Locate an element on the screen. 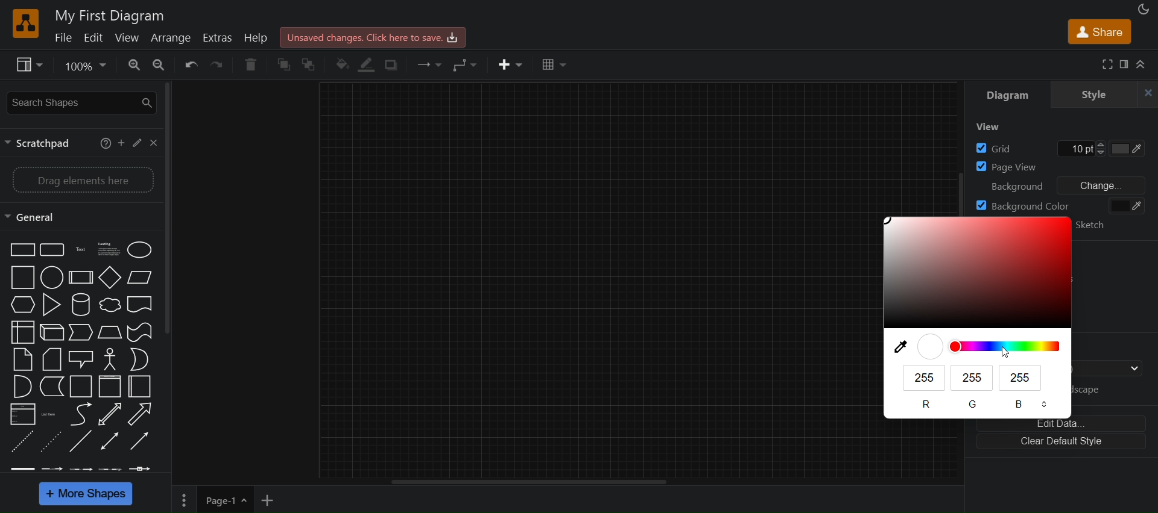 This screenshot has height=513, width=1158. redo is located at coordinates (219, 65).